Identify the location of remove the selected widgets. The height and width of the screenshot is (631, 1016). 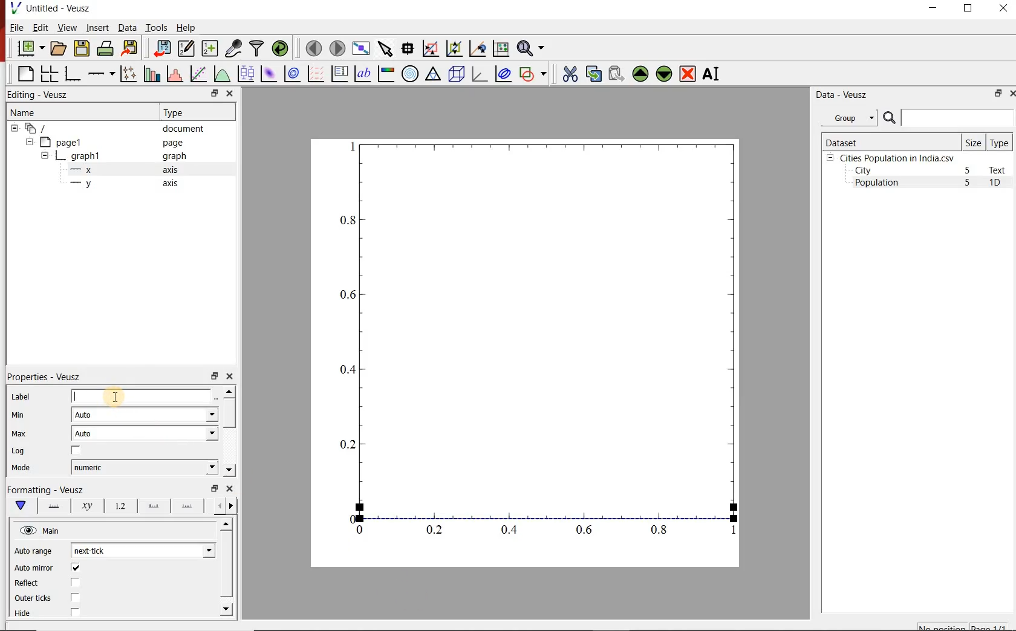
(689, 74).